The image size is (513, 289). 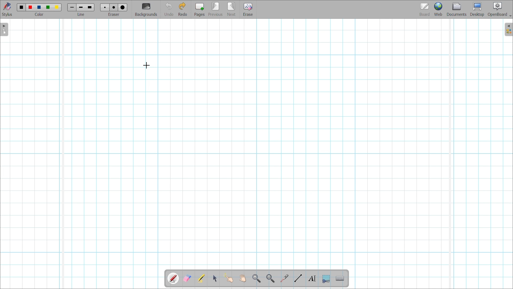 What do you see at coordinates (146, 66) in the screenshot?
I see `Cursor` at bounding box center [146, 66].